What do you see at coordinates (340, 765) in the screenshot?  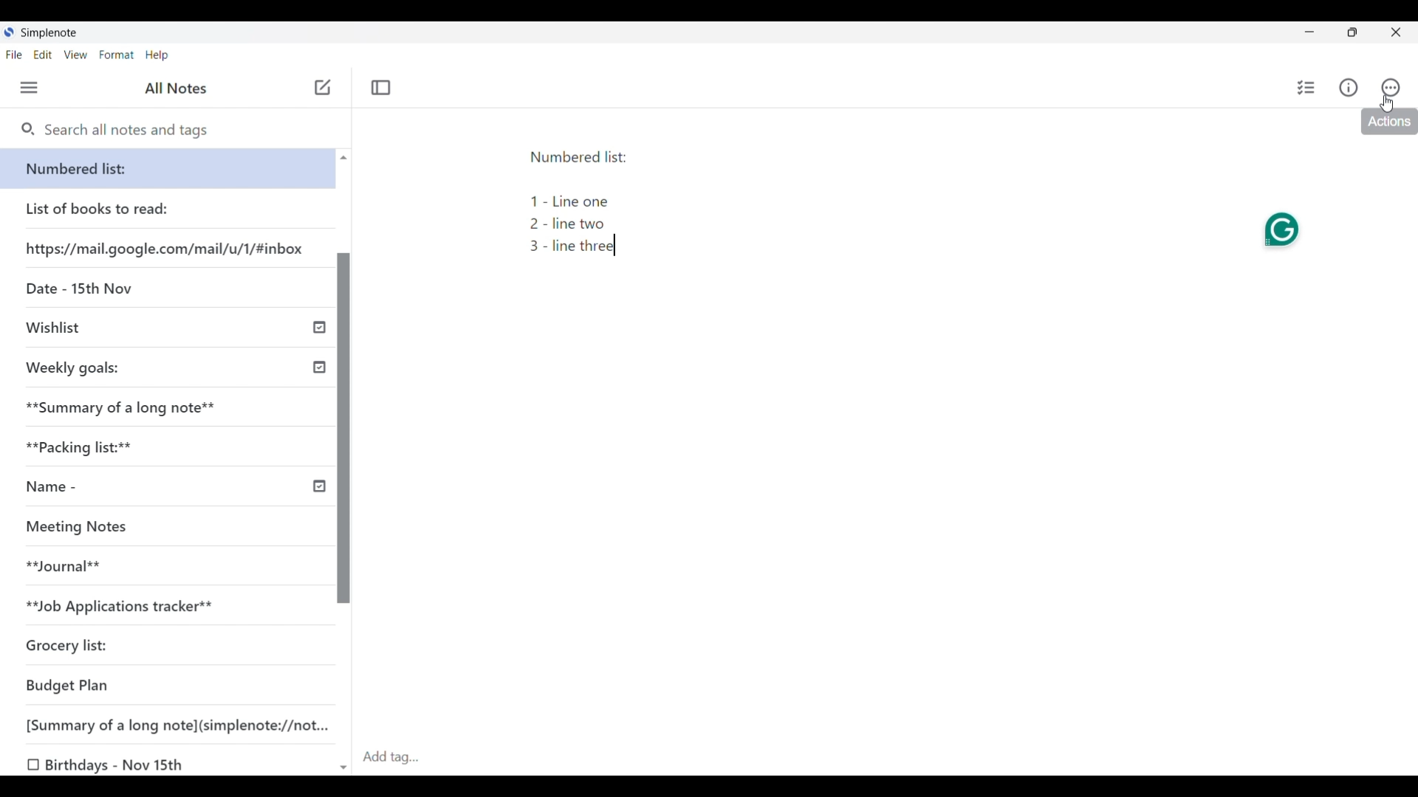 I see `scroll down` at bounding box center [340, 765].